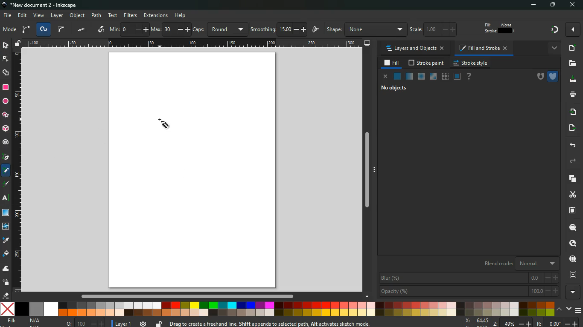 The height and width of the screenshot is (327, 583). What do you see at coordinates (158, 323) in the screenshot?
I see `unlock` at bounding box center [158, 323].